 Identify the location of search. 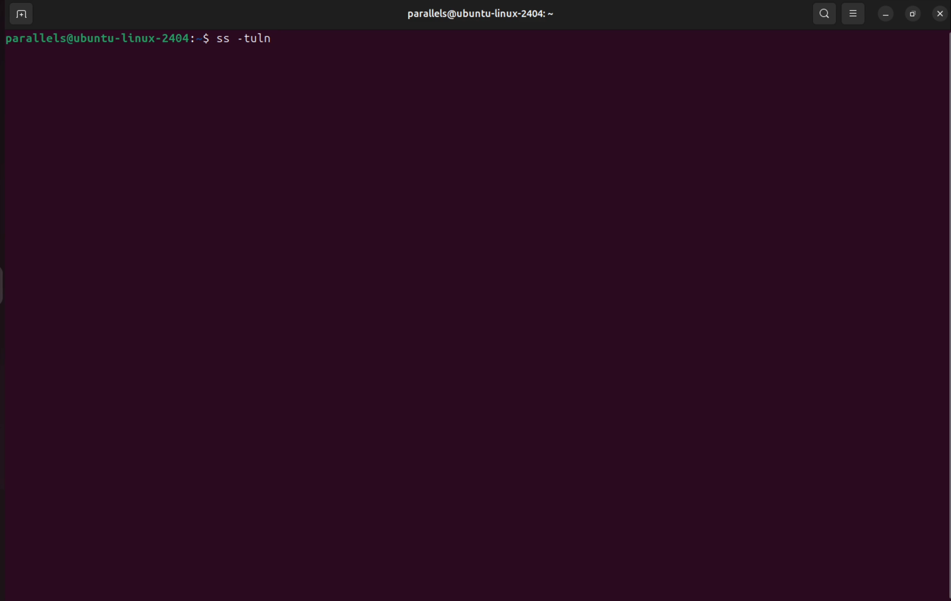
(827, 14).